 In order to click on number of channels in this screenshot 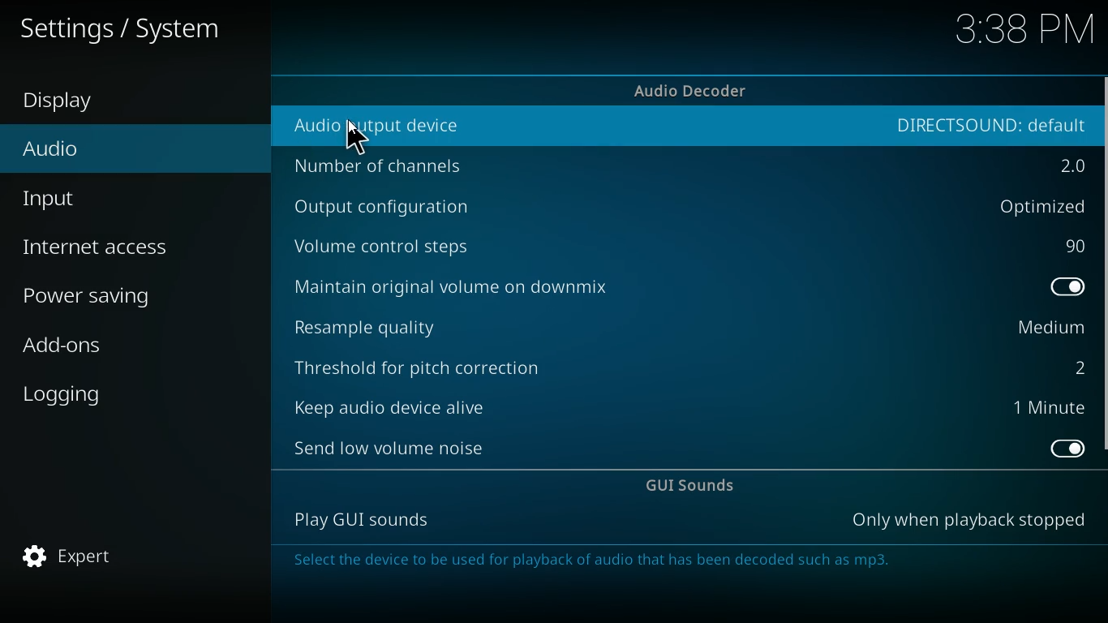, I will do `click(396, 167)`.